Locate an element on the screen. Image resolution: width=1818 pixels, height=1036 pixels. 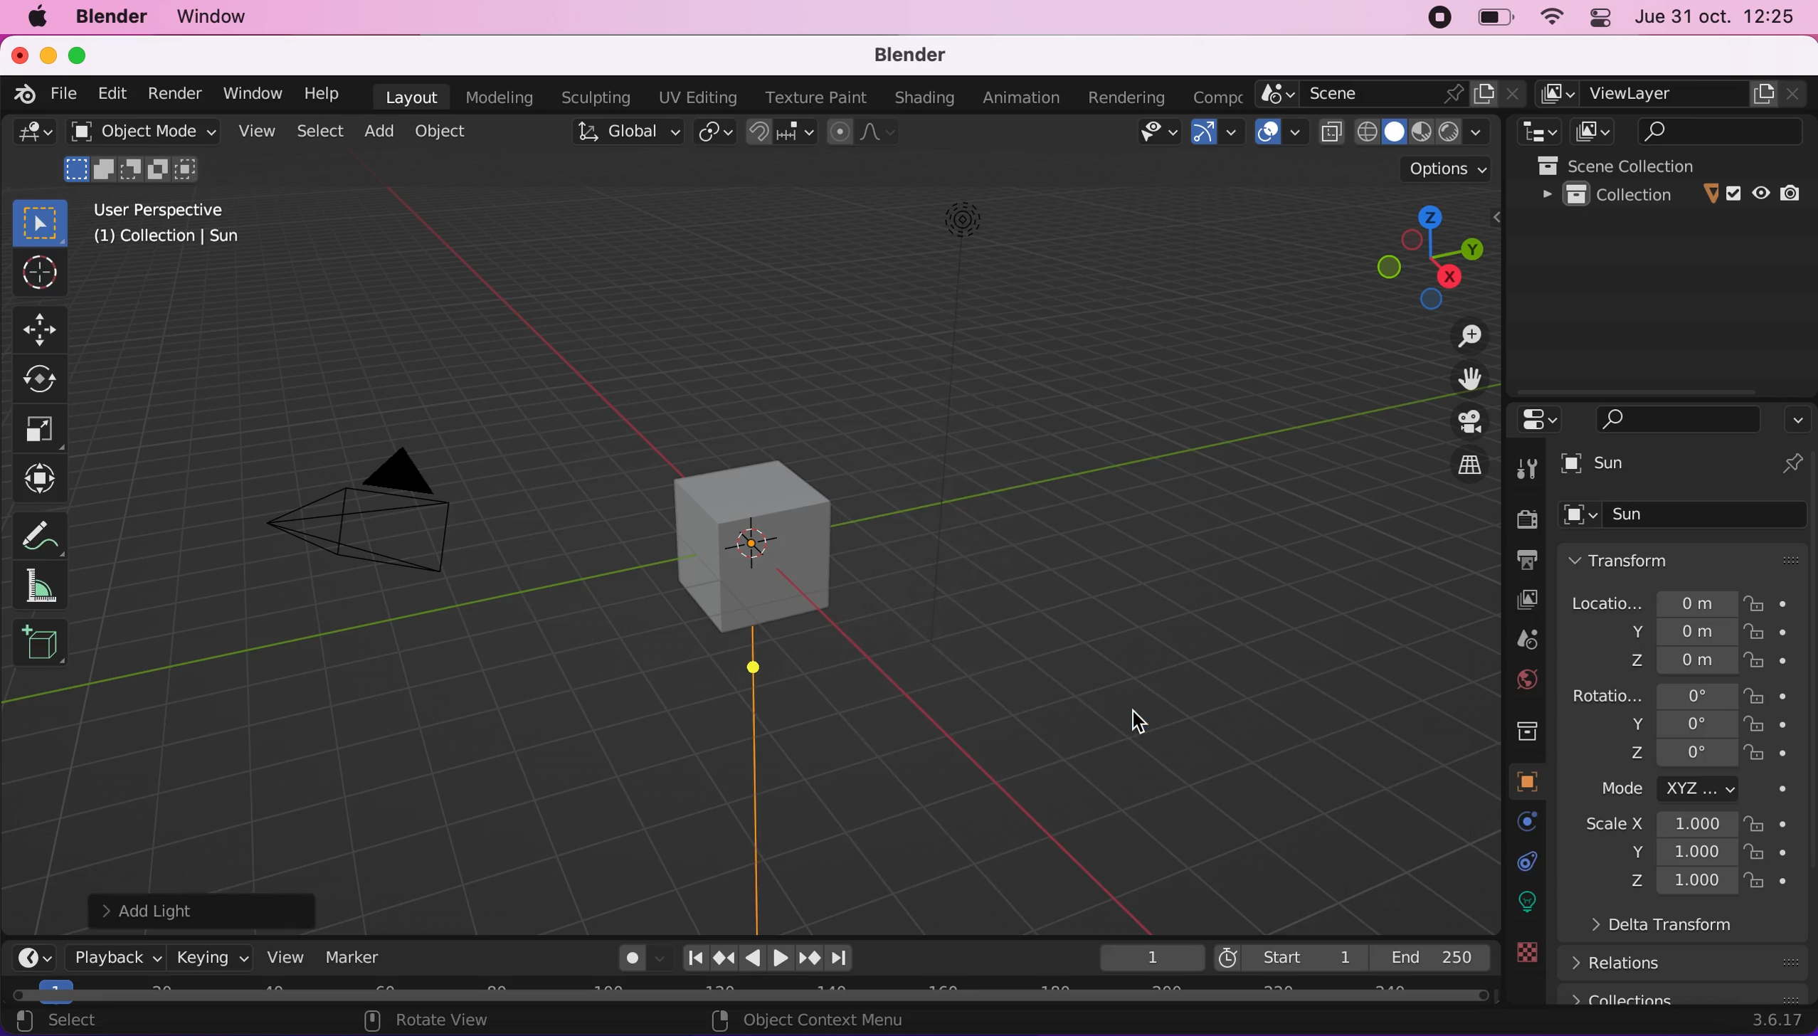
y 0 is located at coordinates (1679, 724).